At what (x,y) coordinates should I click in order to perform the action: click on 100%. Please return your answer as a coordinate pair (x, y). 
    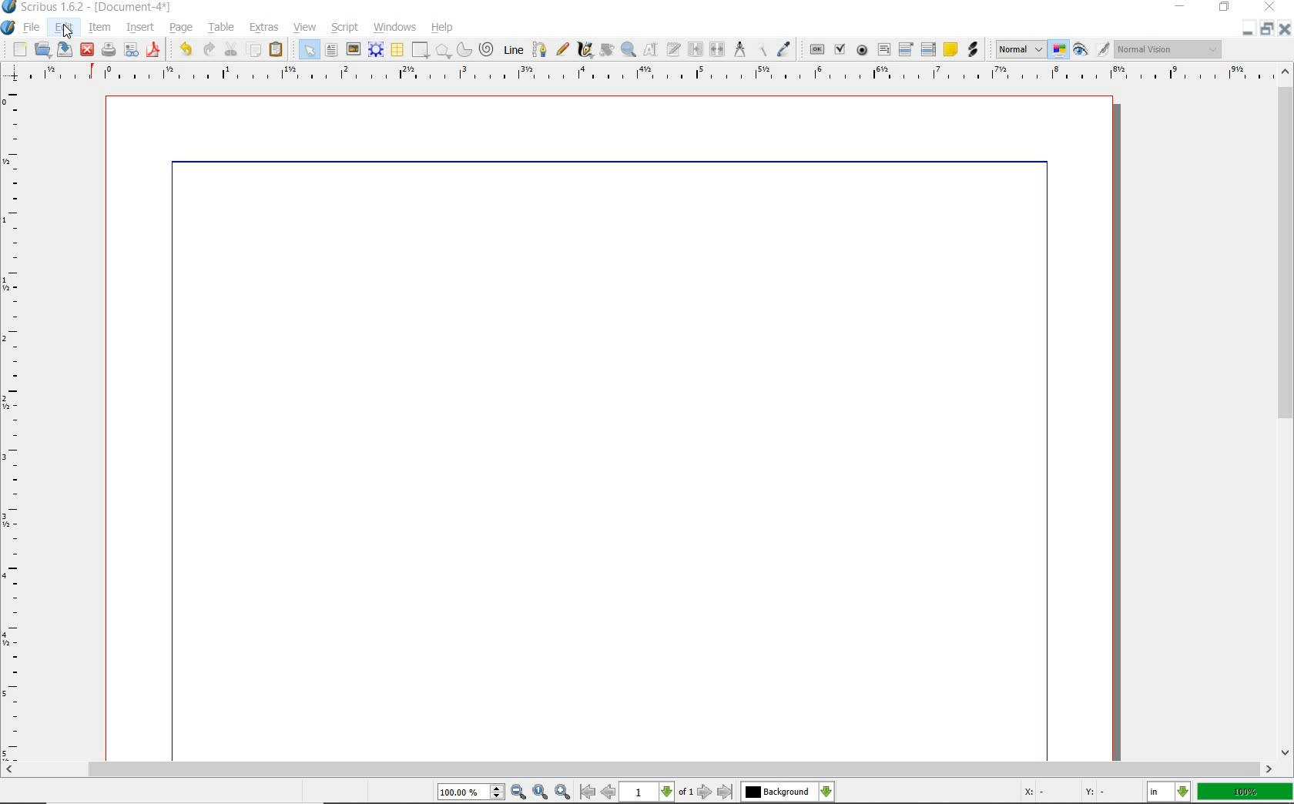
    Looking at the image, I should click on (1246, 792).